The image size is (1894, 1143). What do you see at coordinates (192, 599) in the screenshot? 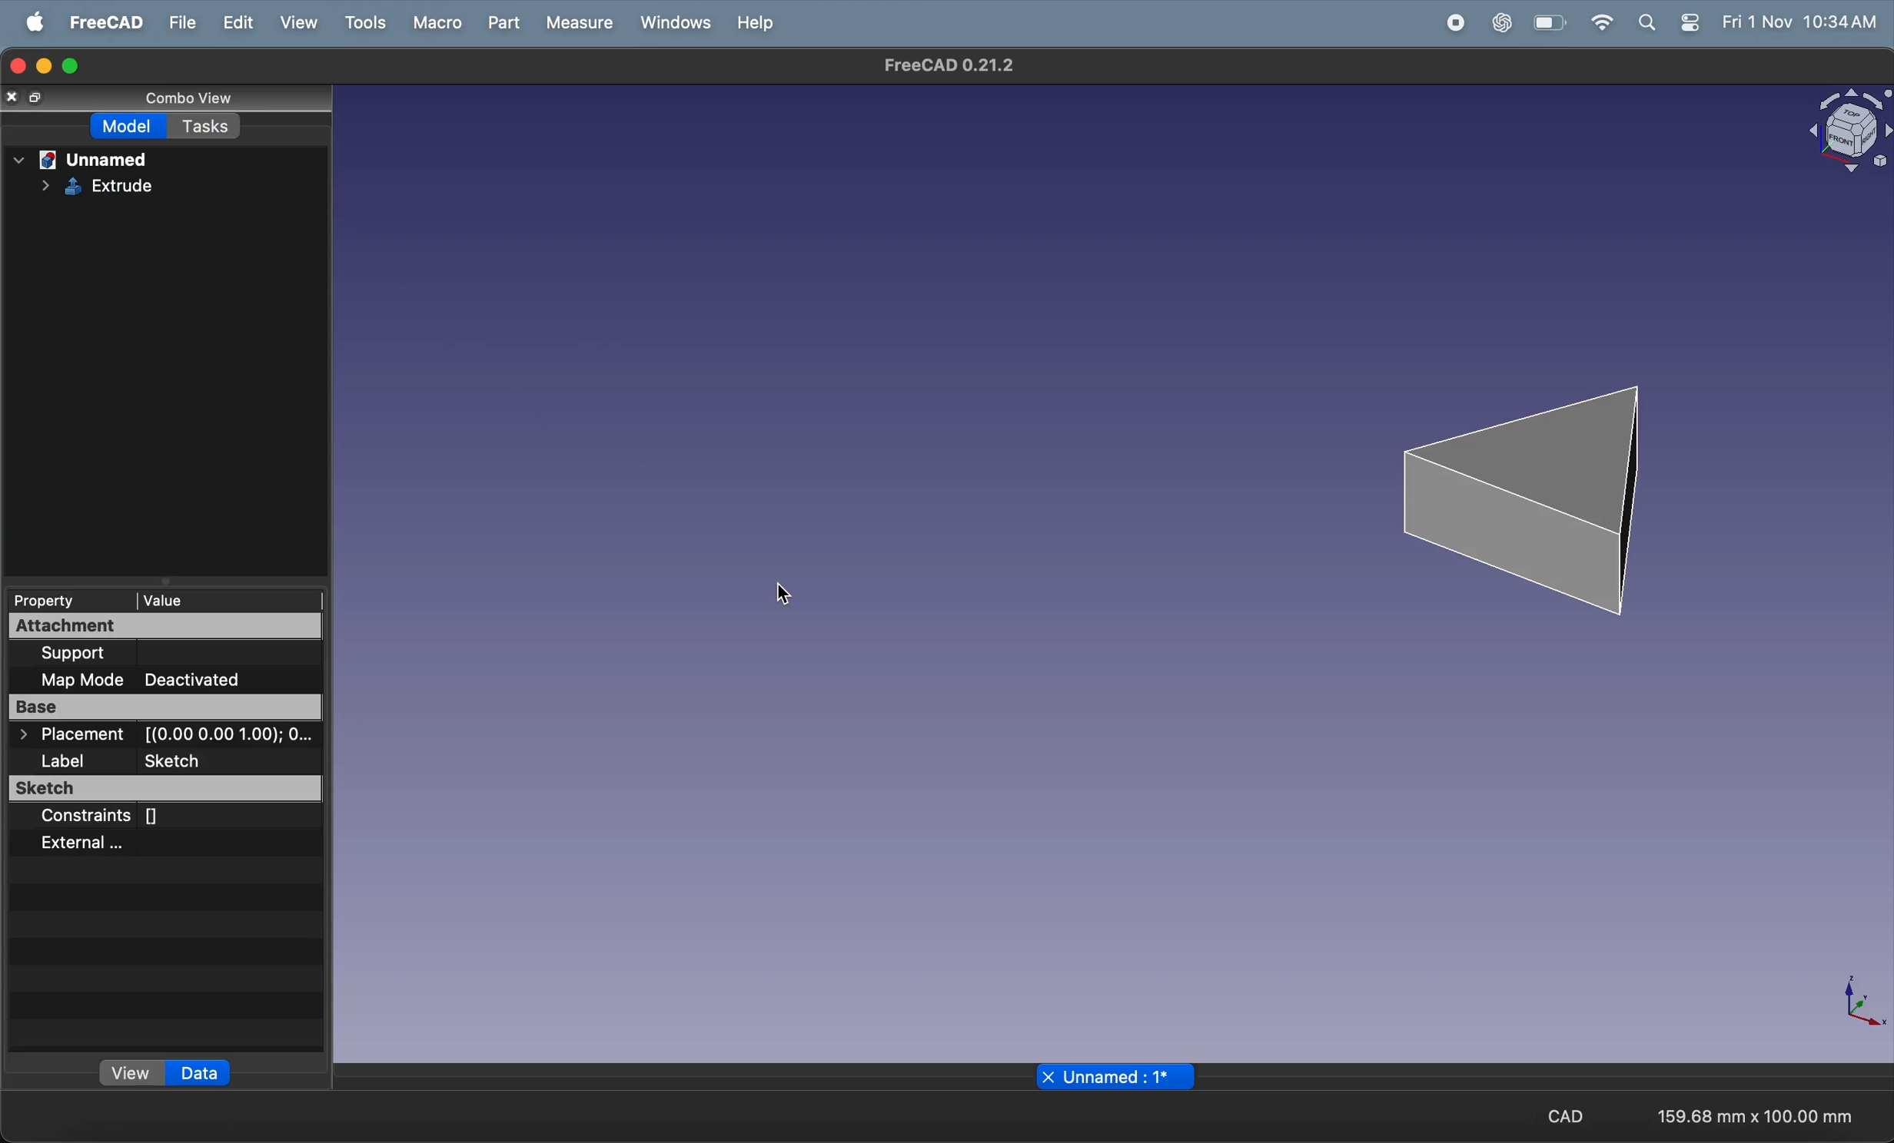
I see `value` at bounding box center [192, 599].